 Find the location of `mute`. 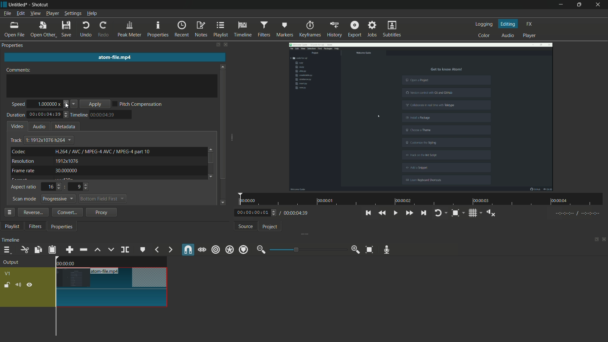

mute is located at coordinates (18, 285).